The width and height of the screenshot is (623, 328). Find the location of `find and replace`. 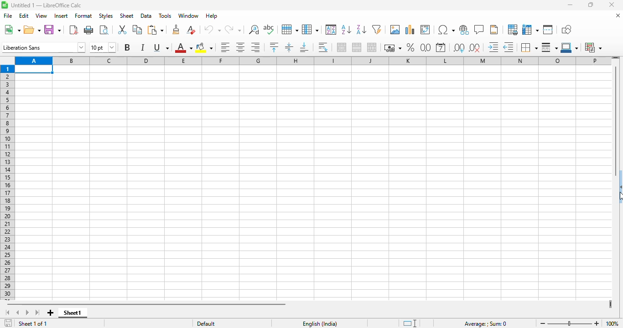

find and replace is located at coordinates (254, 30).